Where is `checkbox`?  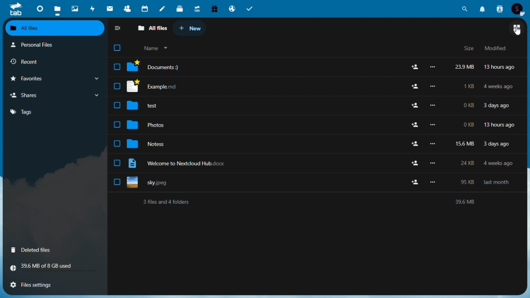
checkbox is located at coordinates (117, 163).